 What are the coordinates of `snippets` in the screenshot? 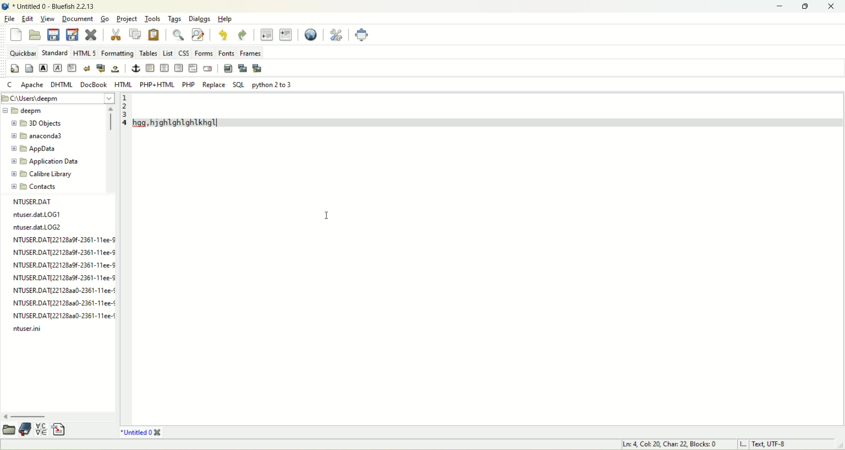 It's located at (60, 429).